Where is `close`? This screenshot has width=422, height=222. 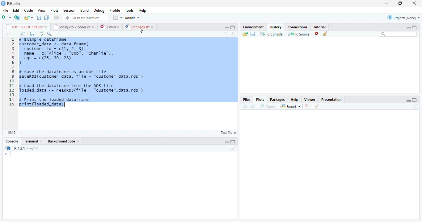
close is located at coordinates (79, 142).